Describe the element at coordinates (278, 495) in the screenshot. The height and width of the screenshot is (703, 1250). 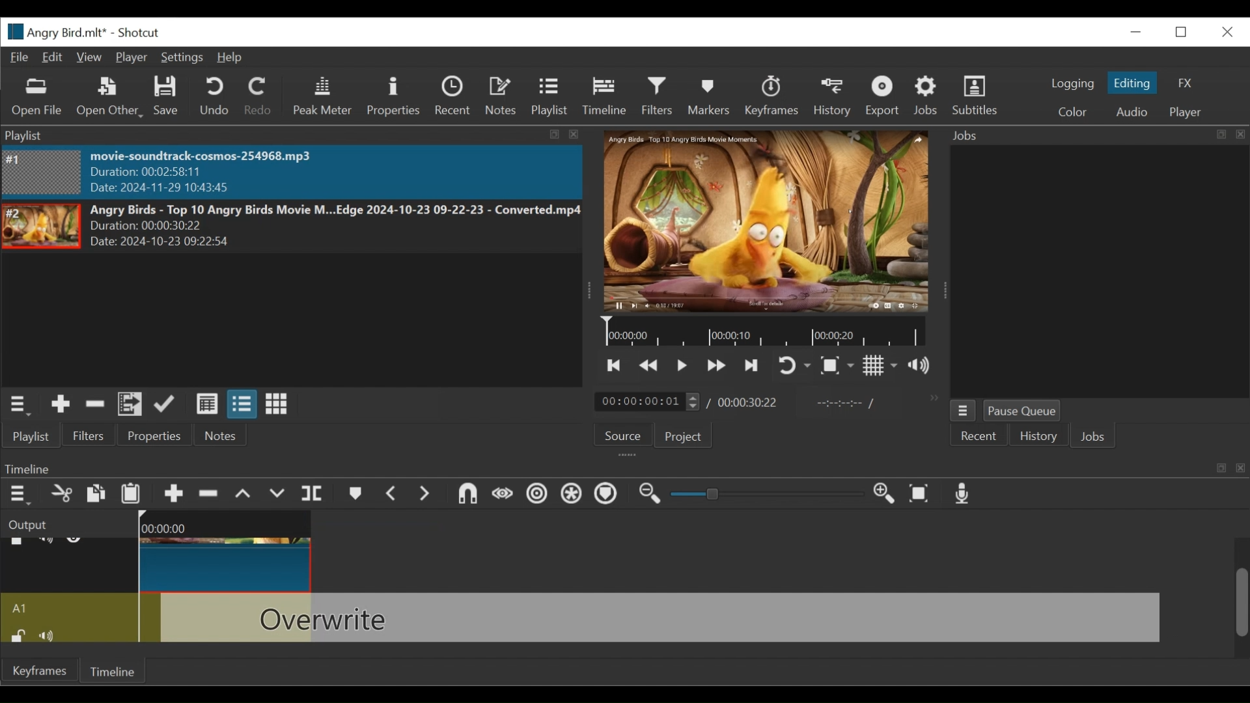
I see `Overwrite` at that location.